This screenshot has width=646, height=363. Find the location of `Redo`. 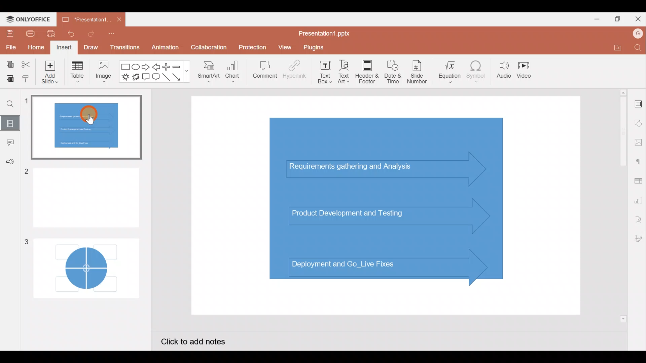

Redo is located at coordinates (89, 35).